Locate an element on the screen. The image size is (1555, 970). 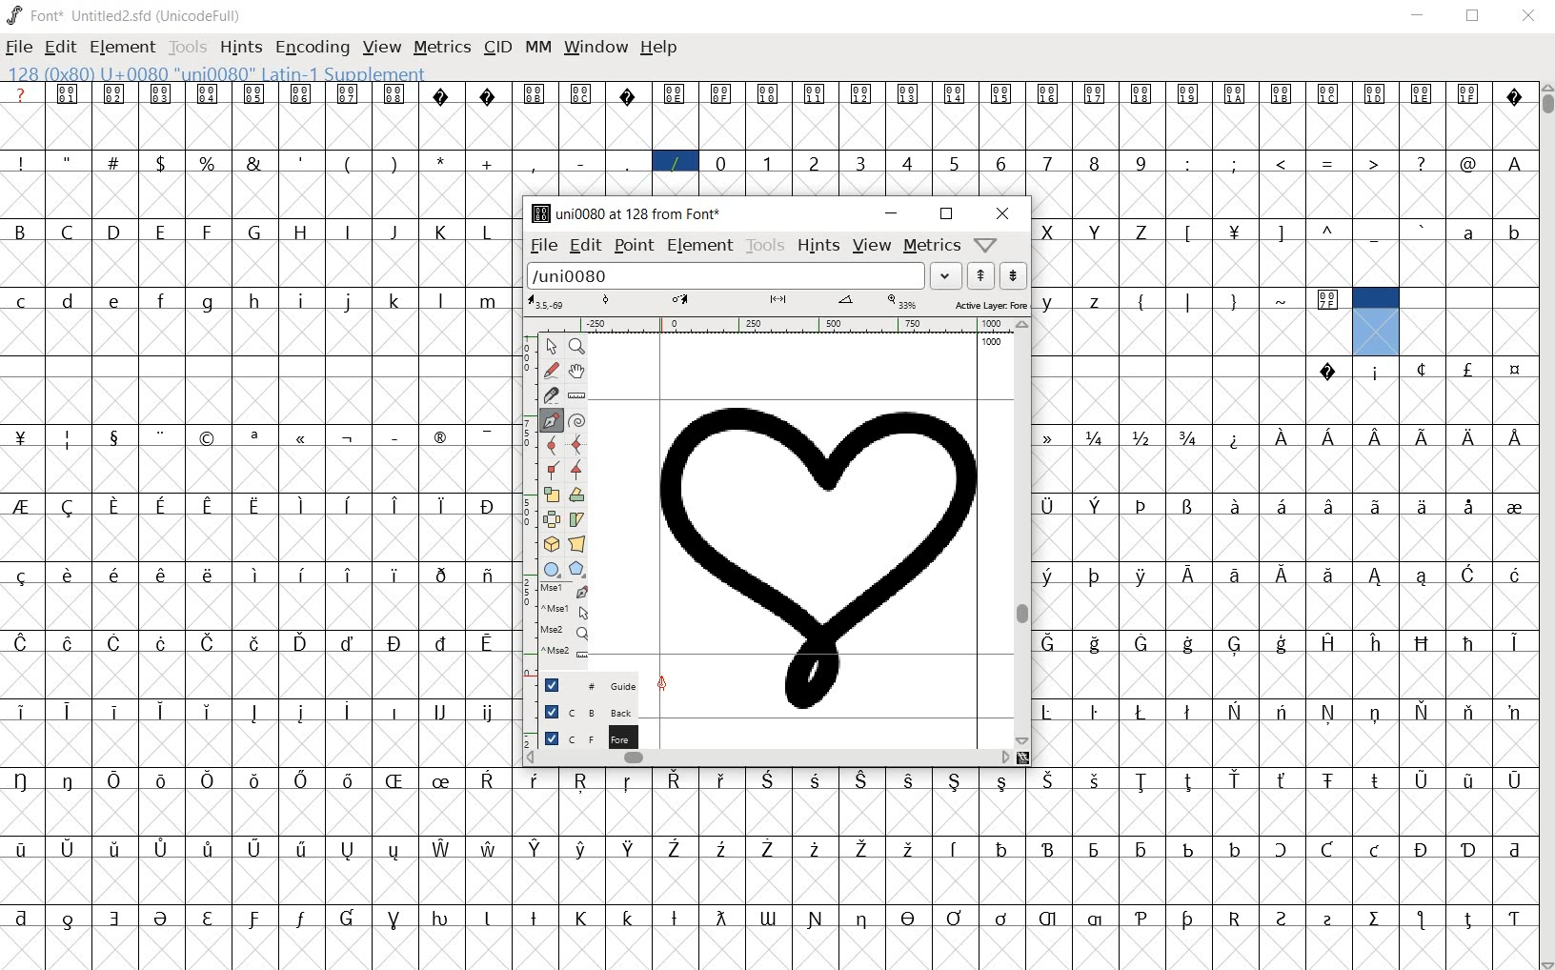
glyph is located at coordinates (1329, 230).